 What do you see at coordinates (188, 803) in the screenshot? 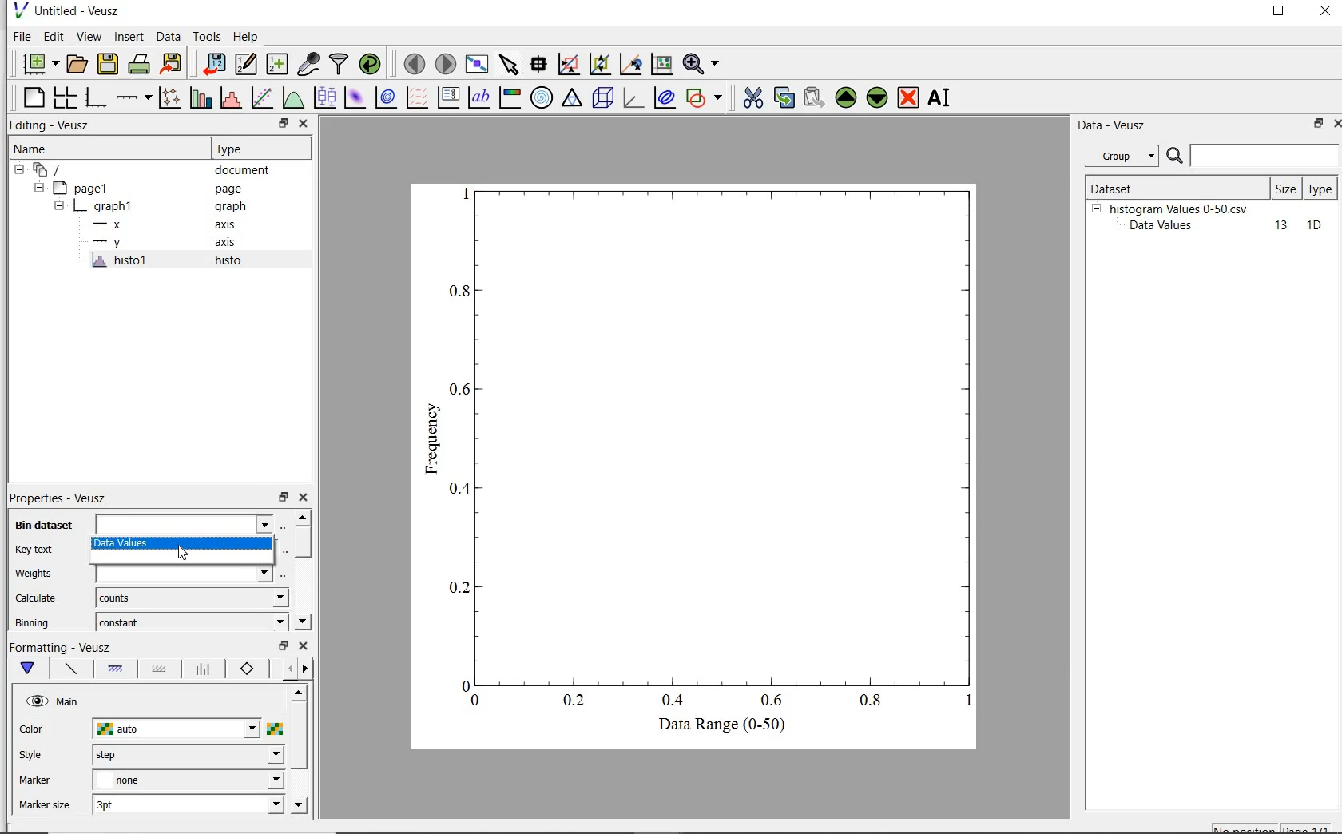
I see `3 pt ` at bounding box center [188, 803].